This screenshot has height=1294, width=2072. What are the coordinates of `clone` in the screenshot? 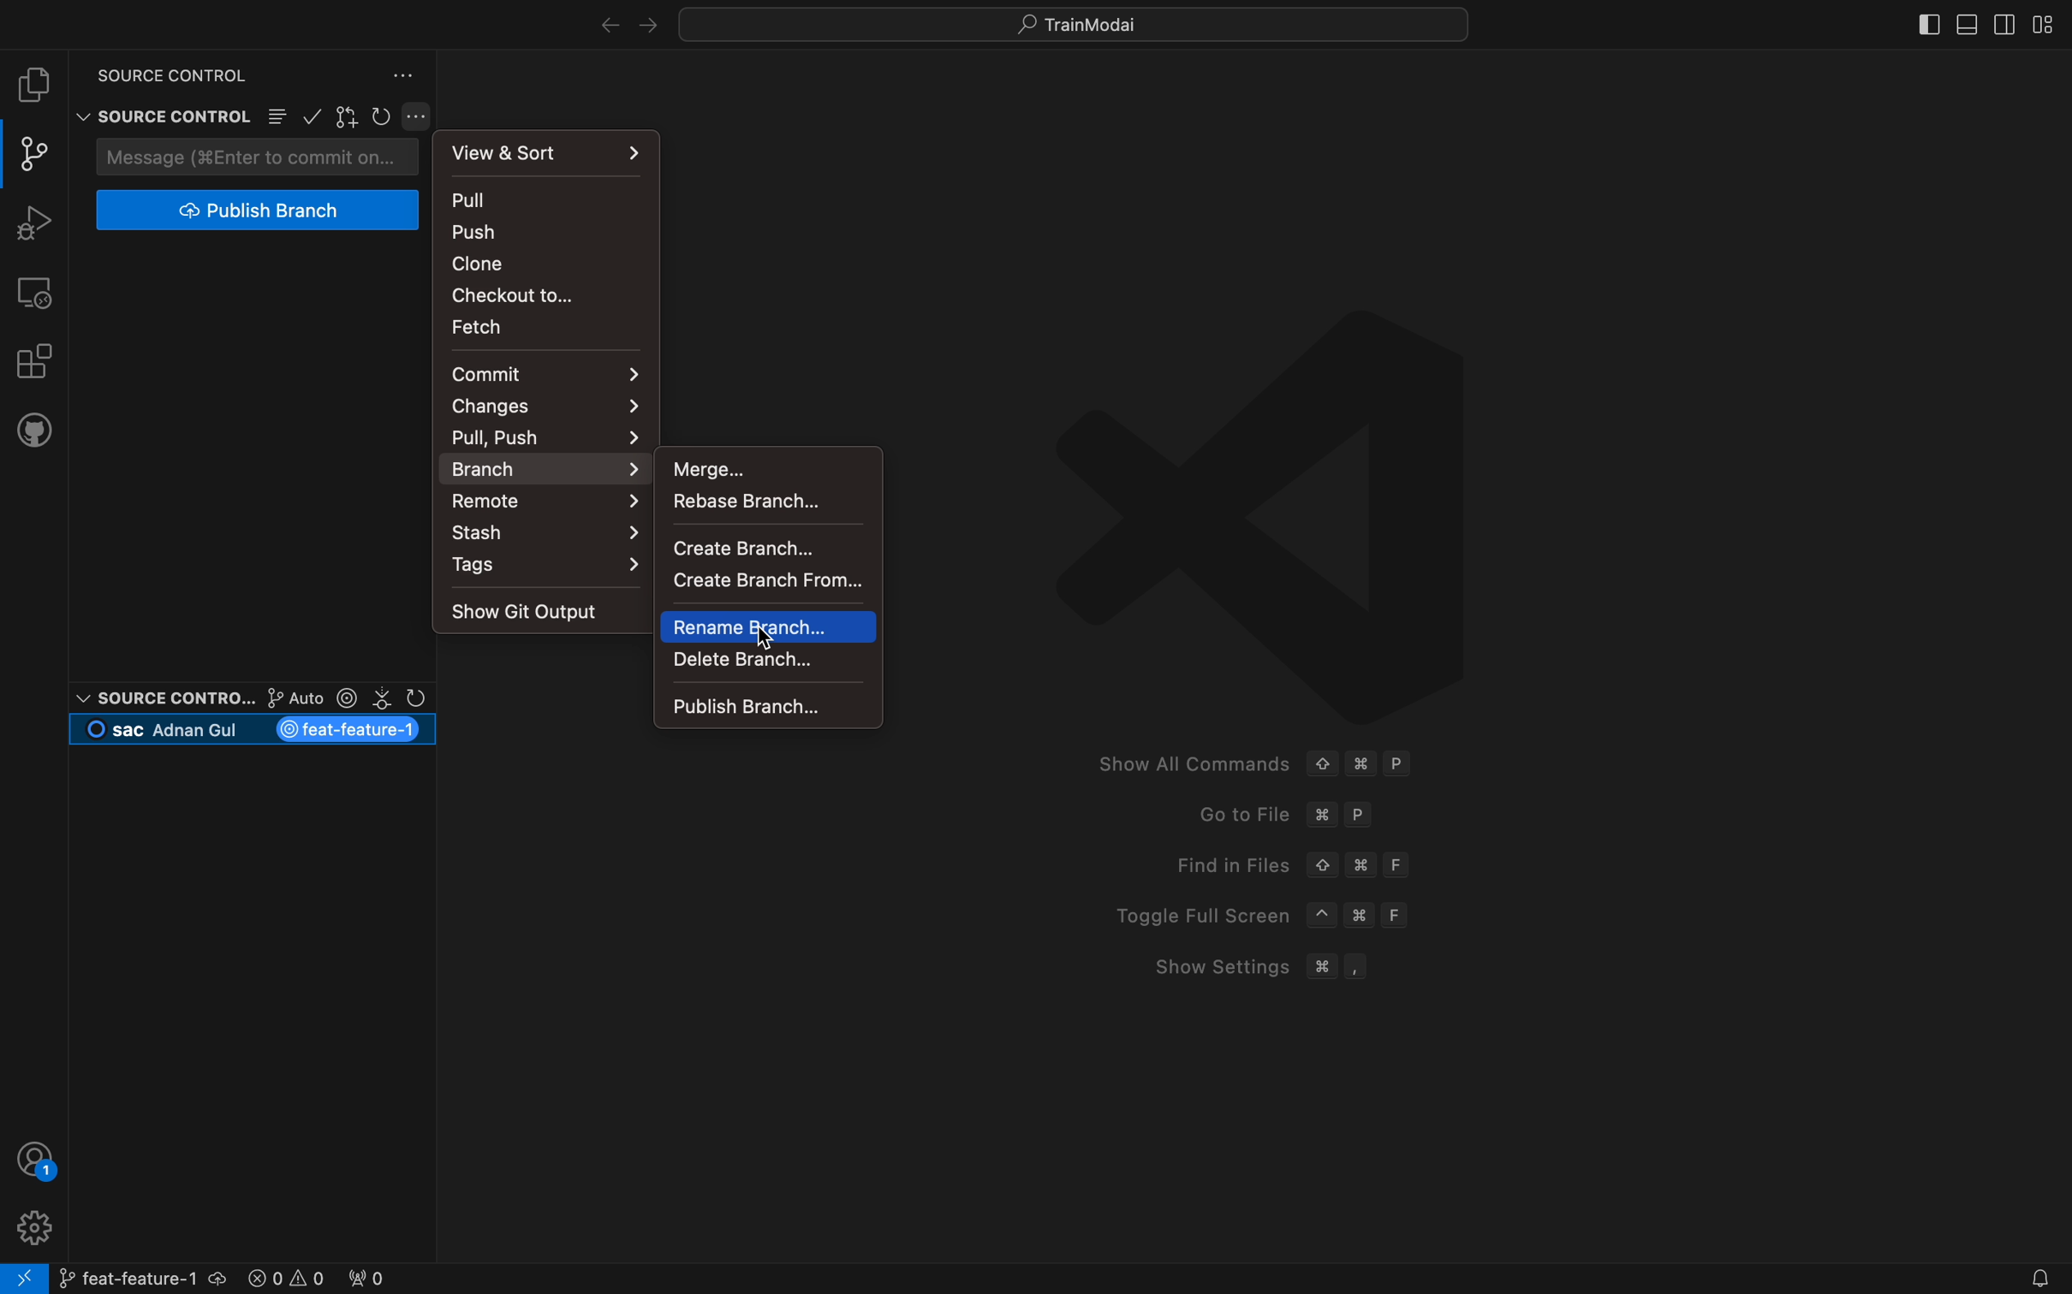 It's located at (547, 265).